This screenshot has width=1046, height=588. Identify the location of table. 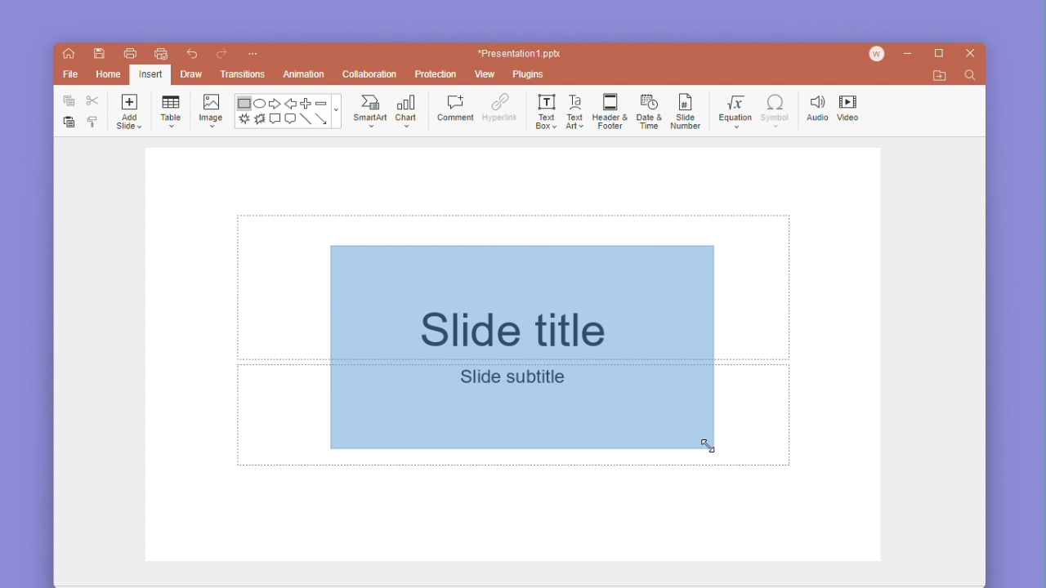
(172, 109).